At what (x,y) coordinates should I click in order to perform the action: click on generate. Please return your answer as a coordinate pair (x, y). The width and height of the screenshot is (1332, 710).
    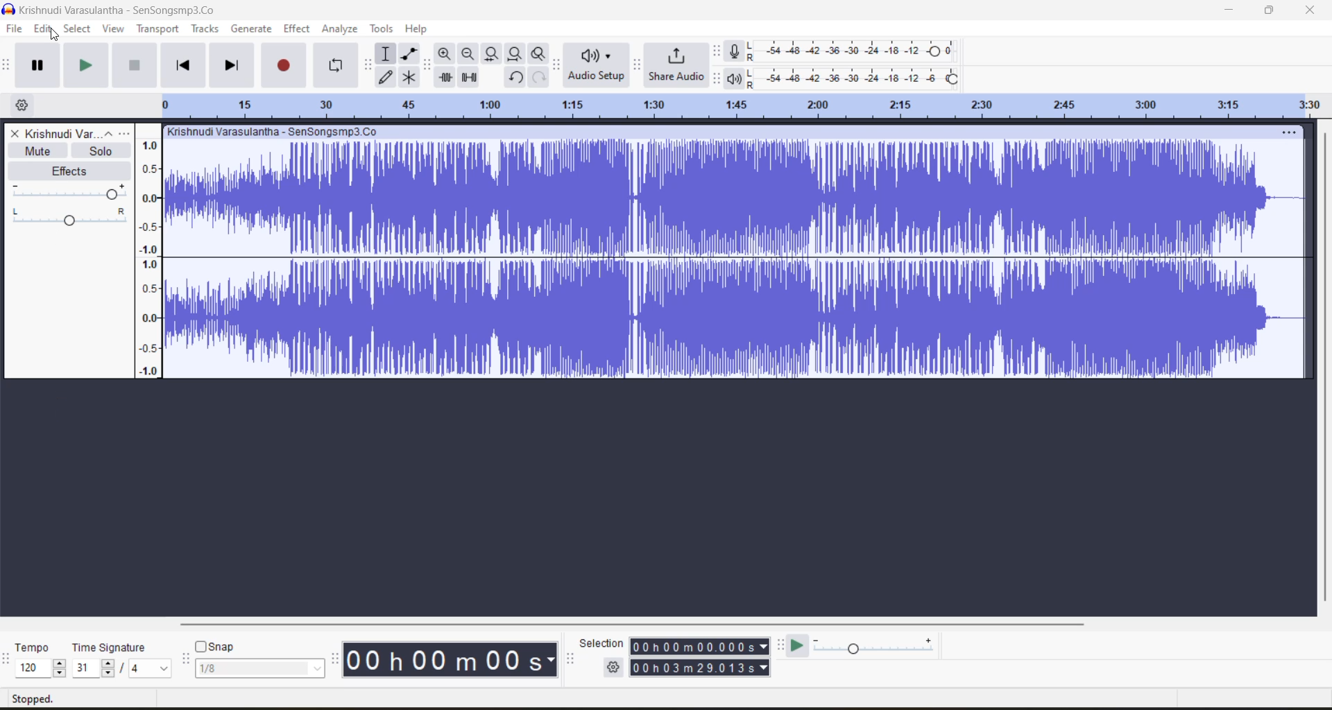
    Looking at the image, I should click on (252, 30).